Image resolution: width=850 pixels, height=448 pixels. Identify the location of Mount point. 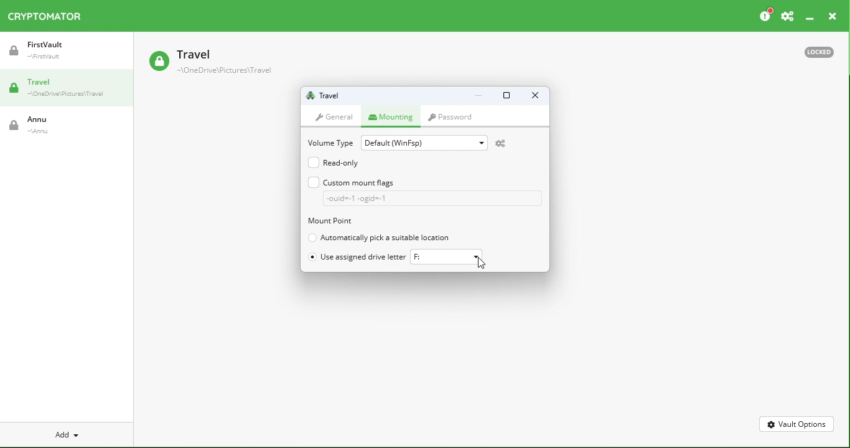
(346, 222).